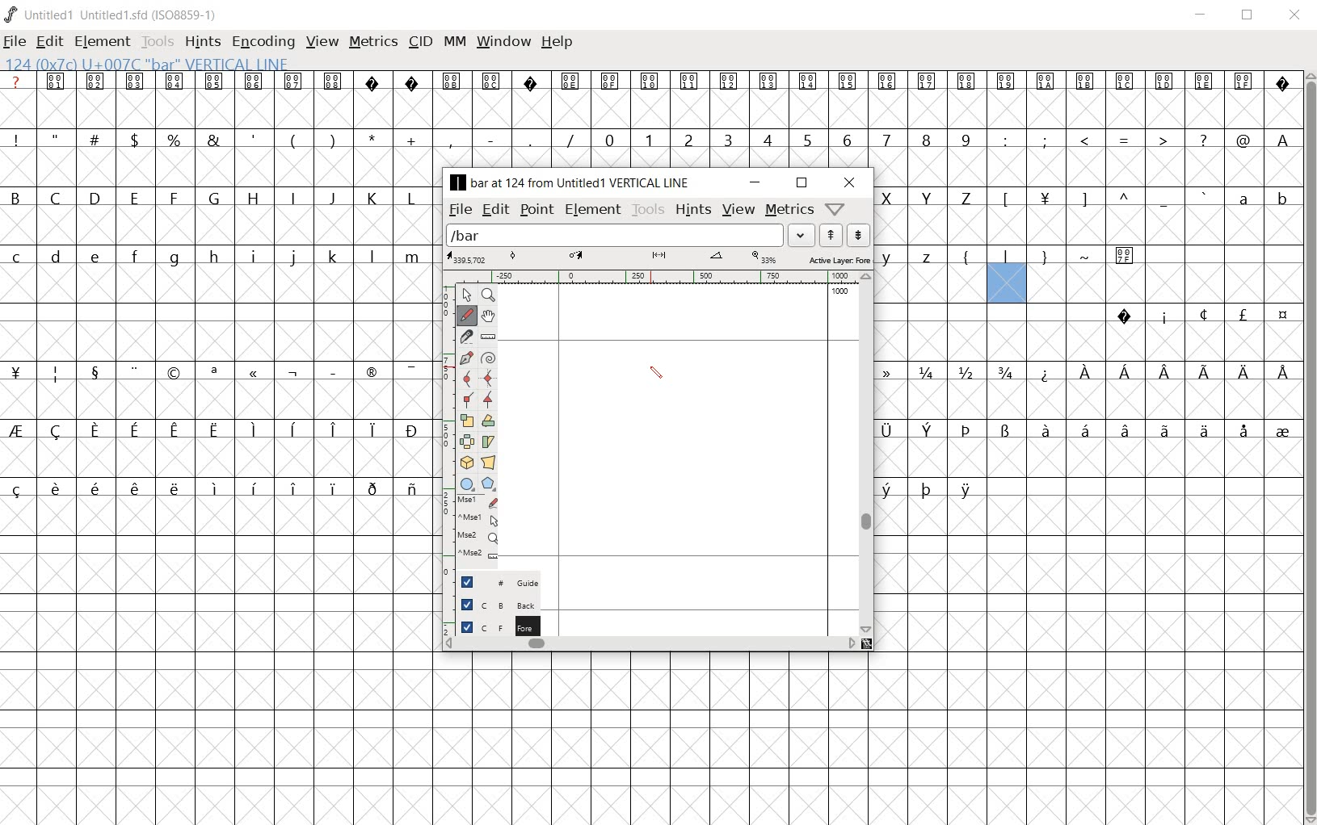 The image size is (1317, 825). I want to click on empty cells, so click(217, 341).